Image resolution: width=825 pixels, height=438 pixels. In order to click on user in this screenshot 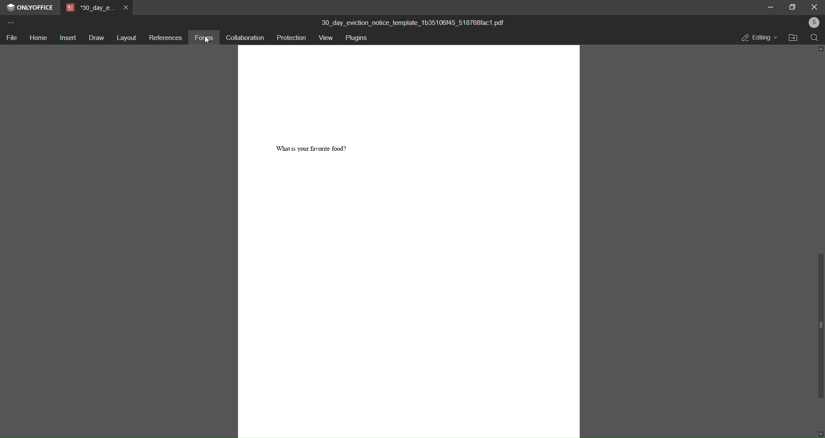, I will do `click(813, 22)`.